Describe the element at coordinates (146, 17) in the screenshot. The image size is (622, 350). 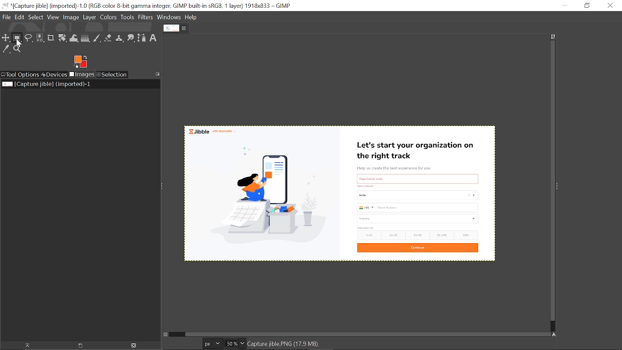
I see `Filters` at that location.